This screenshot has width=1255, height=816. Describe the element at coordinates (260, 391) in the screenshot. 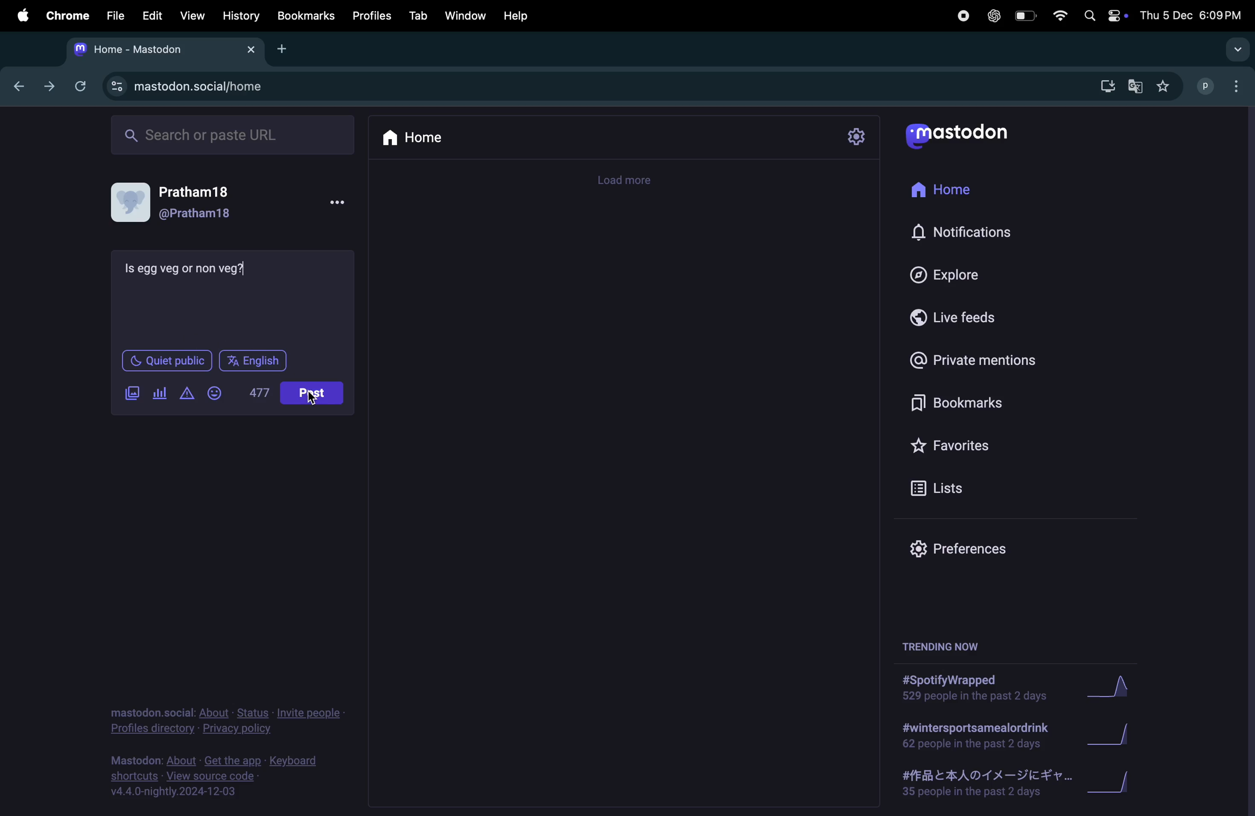

I see `499` at that location.